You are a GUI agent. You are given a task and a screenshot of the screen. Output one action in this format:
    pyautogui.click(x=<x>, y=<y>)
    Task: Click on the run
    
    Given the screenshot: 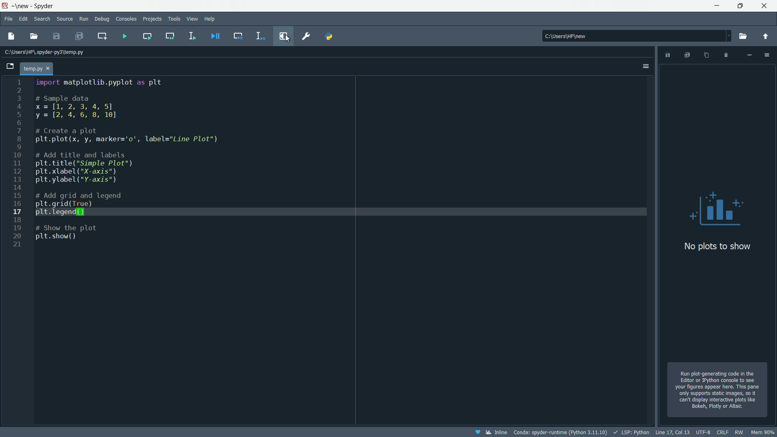 What is the action you would take?
    pyautogui.click(x=83, y=19)
    